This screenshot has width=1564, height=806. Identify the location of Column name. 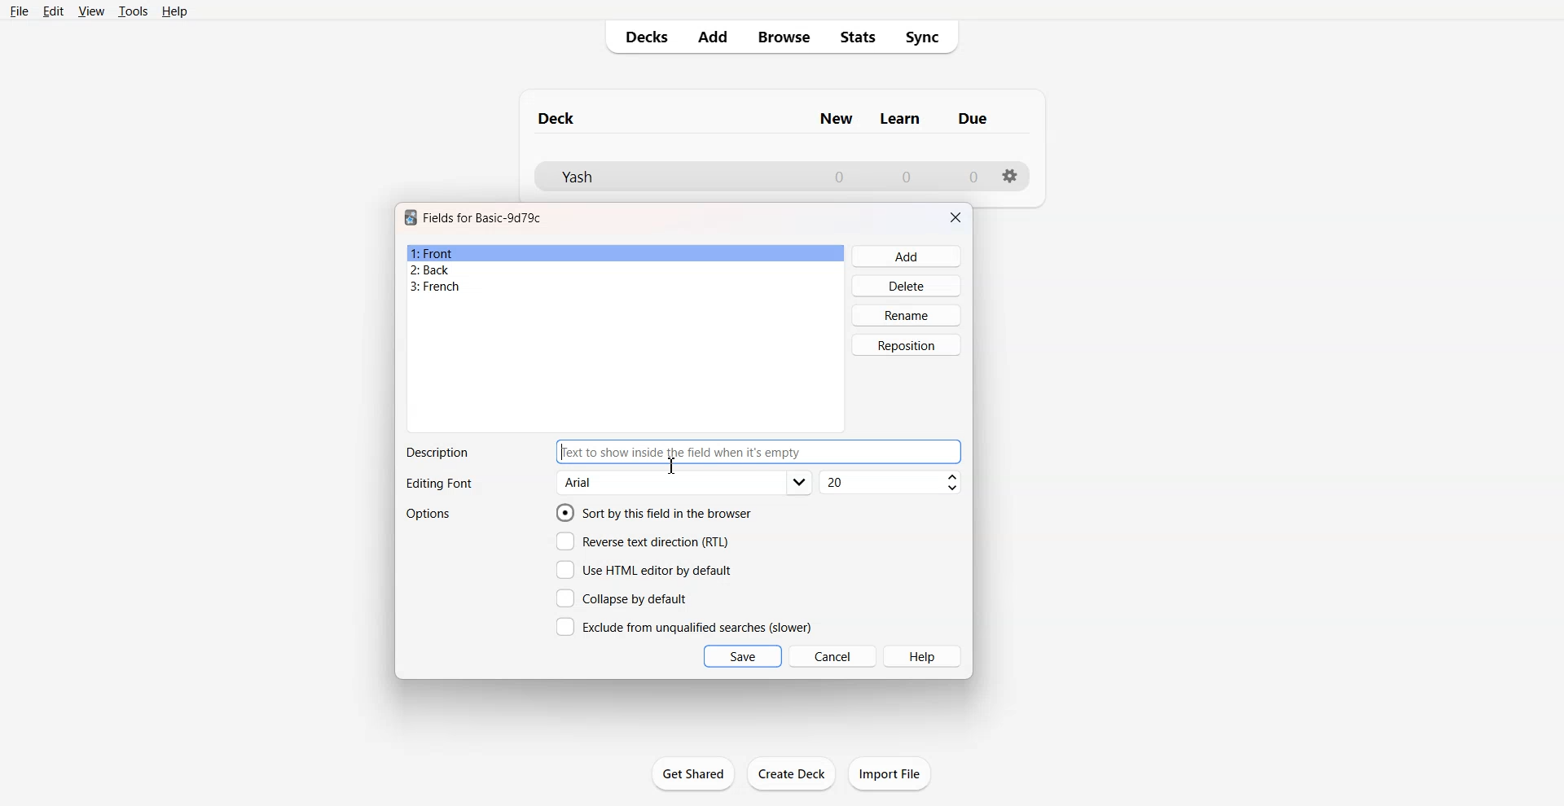
(836, 119).